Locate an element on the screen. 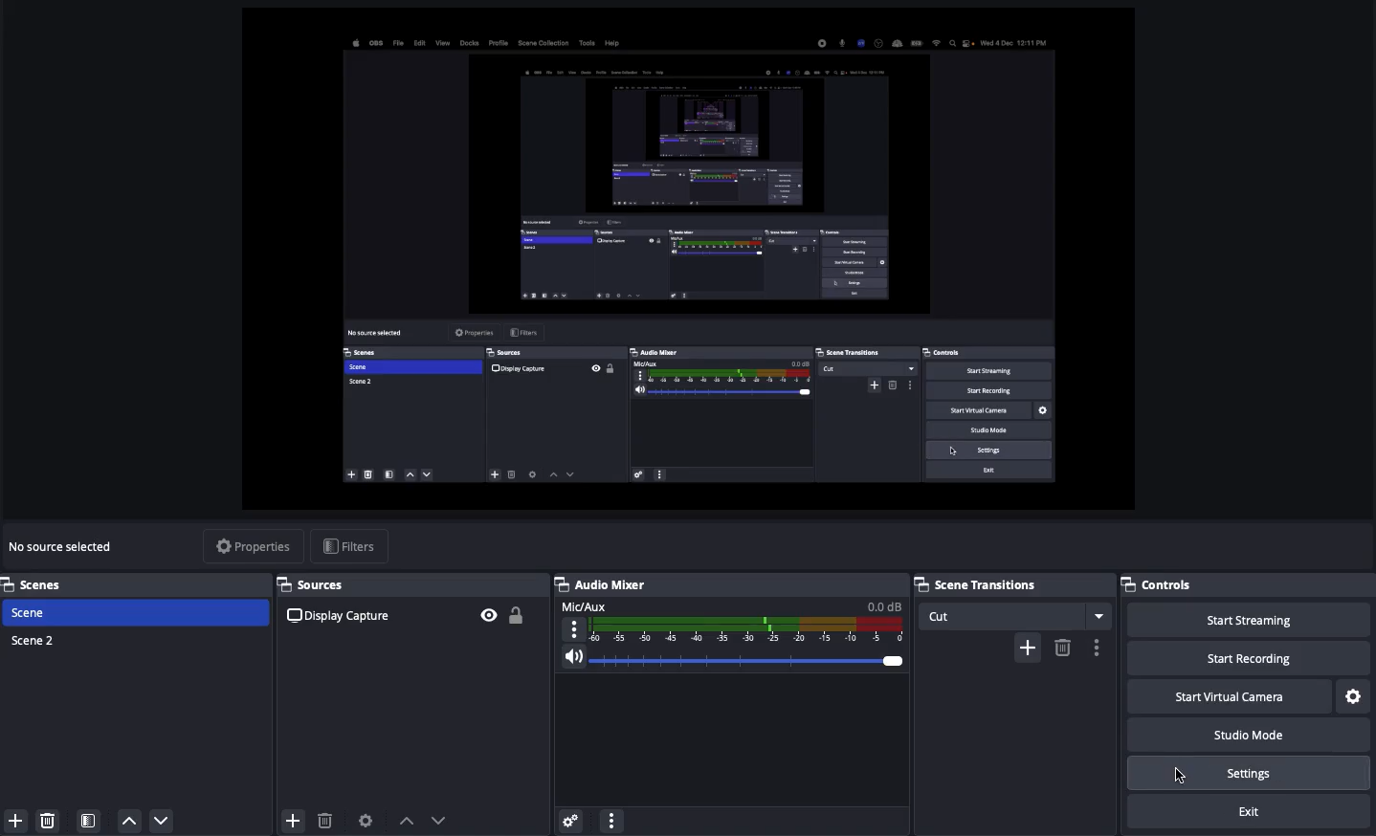  Options is located at coordinates (1098, 647).